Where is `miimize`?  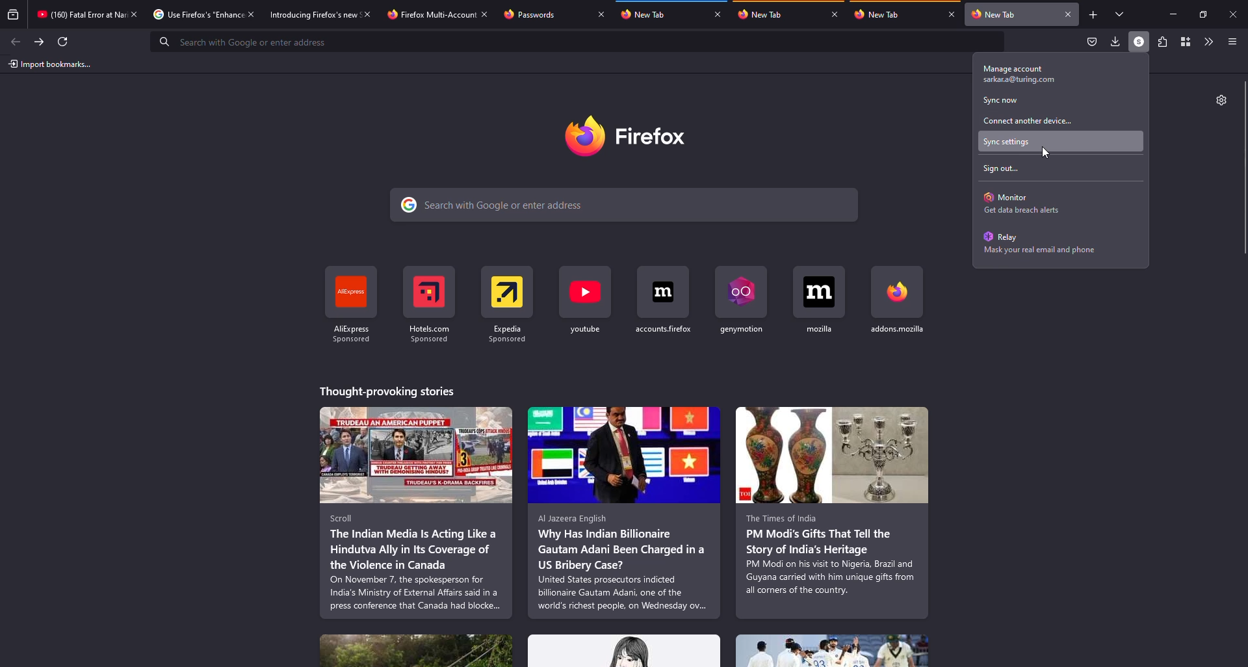
miimize is located at coordinates (1174, 14).